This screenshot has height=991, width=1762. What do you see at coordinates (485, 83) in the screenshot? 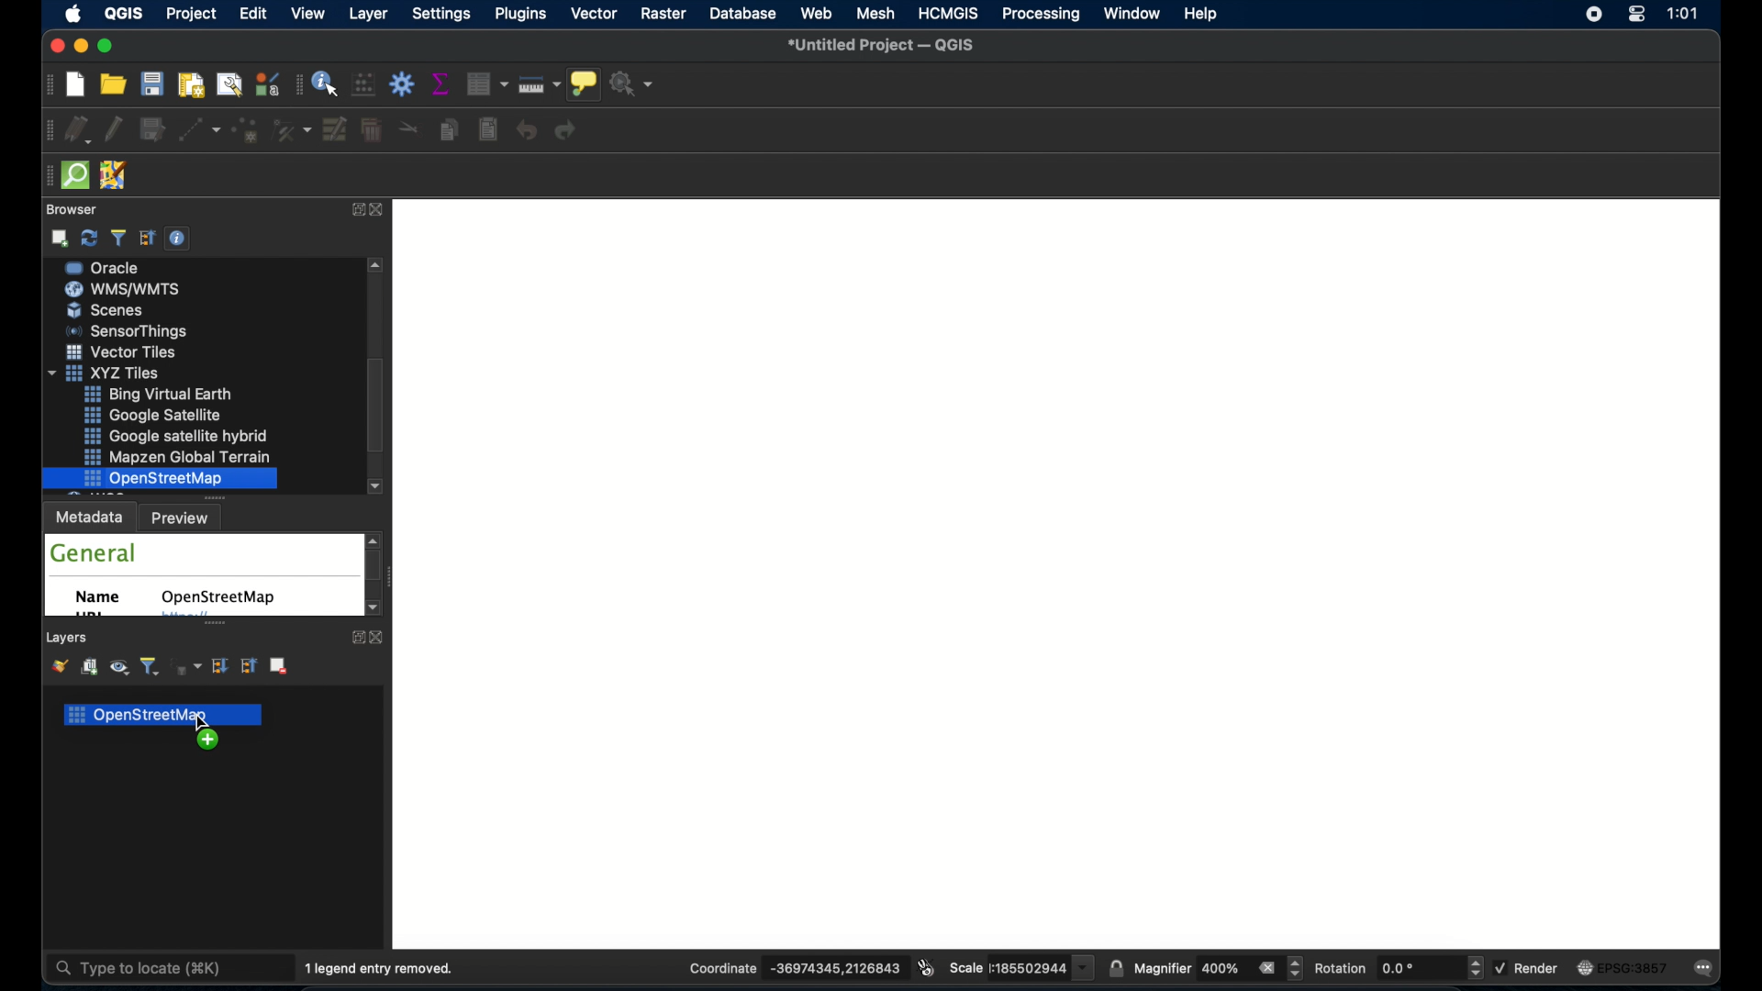
I see `open attribute table` at bounding box center [485, 83].